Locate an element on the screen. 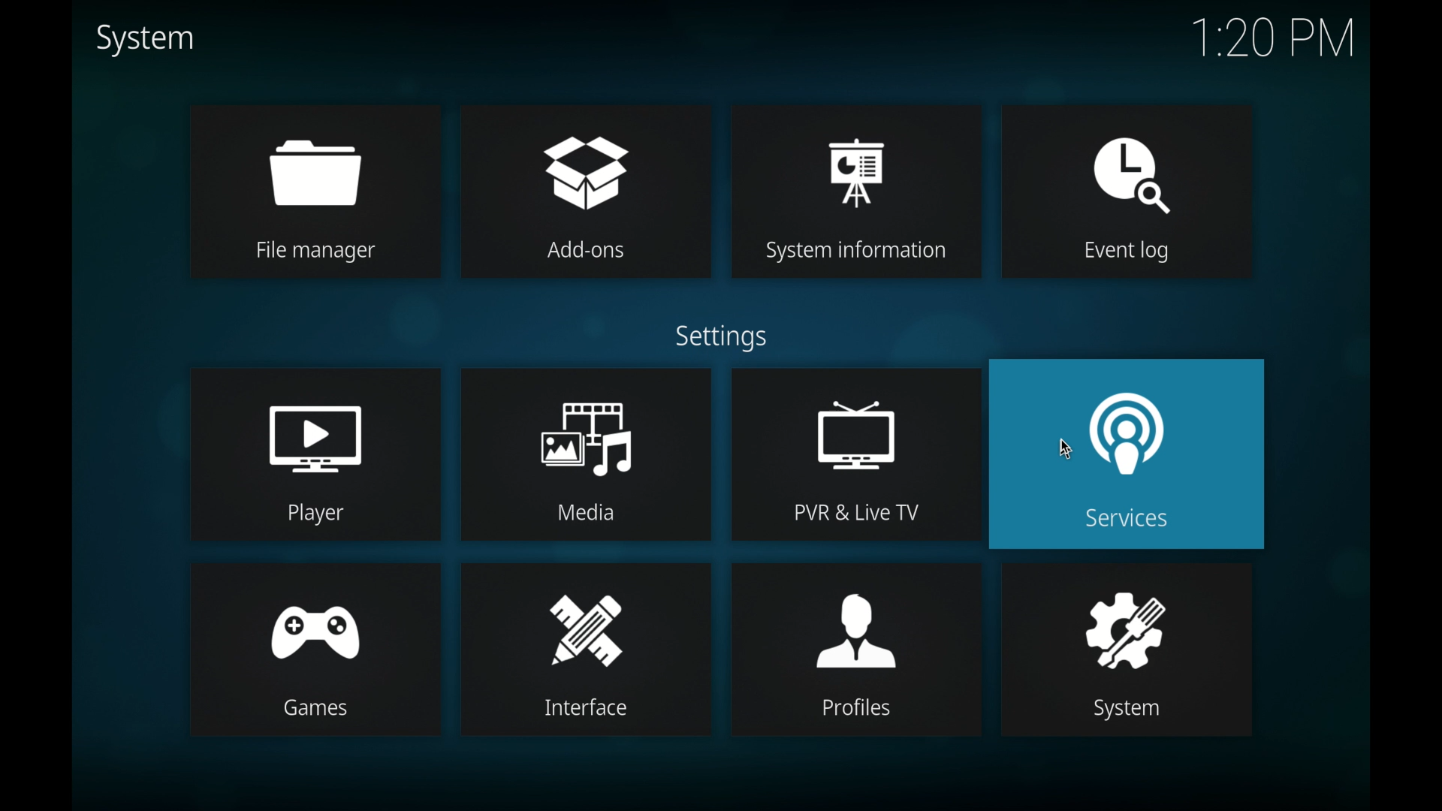 Image resolution: width=1442 pixels, height=811 pixels. file manager is located at coordinates (311, 191).